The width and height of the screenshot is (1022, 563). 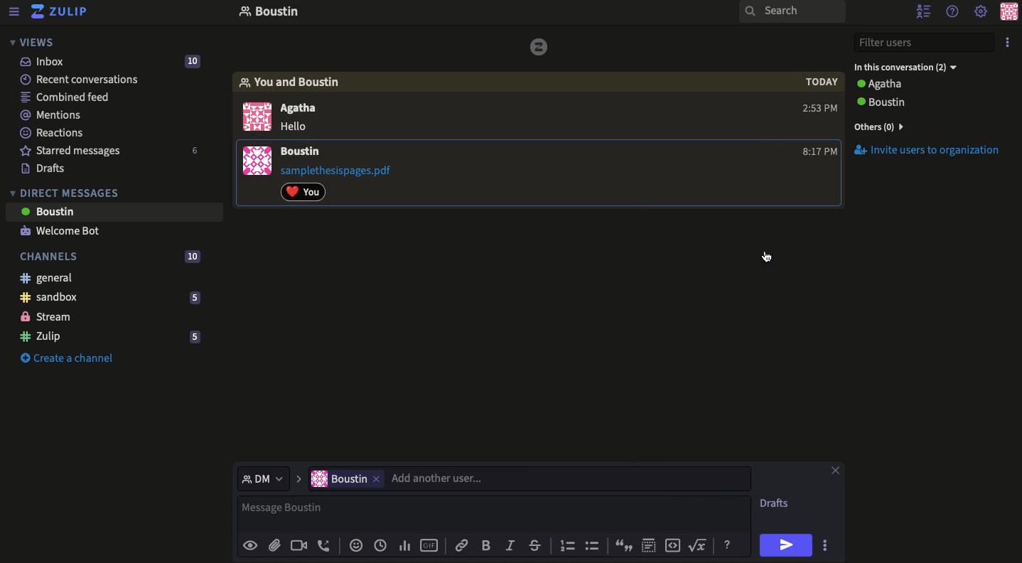 What do you see at coordinates (377, 479) in the screenshot?
I see `remove` at bounding box center [377, 479].